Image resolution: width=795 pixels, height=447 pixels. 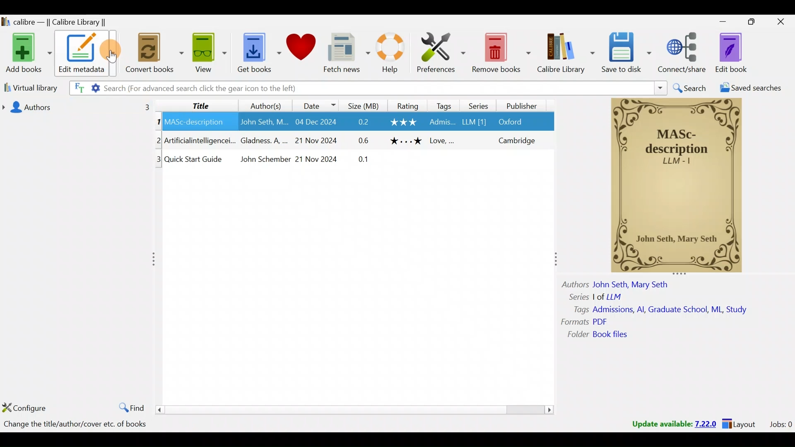 What do you see at coordinates (408, 105) in the screenshot?
I see `Rating` at bounding box center [408, 105].